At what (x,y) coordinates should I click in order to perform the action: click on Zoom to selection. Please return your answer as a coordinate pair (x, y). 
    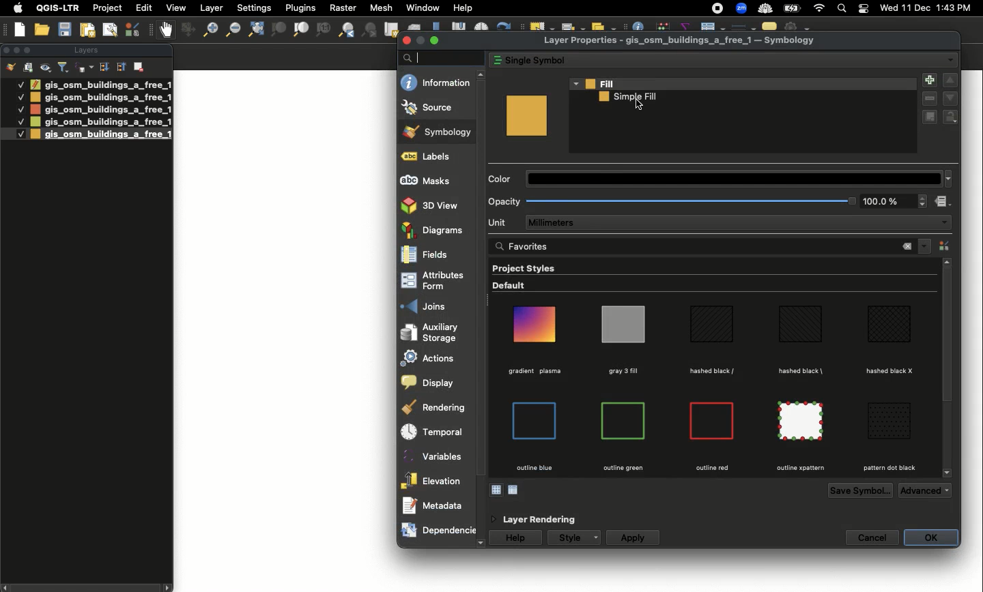
    Looking at the image, I should click on (279, 30).